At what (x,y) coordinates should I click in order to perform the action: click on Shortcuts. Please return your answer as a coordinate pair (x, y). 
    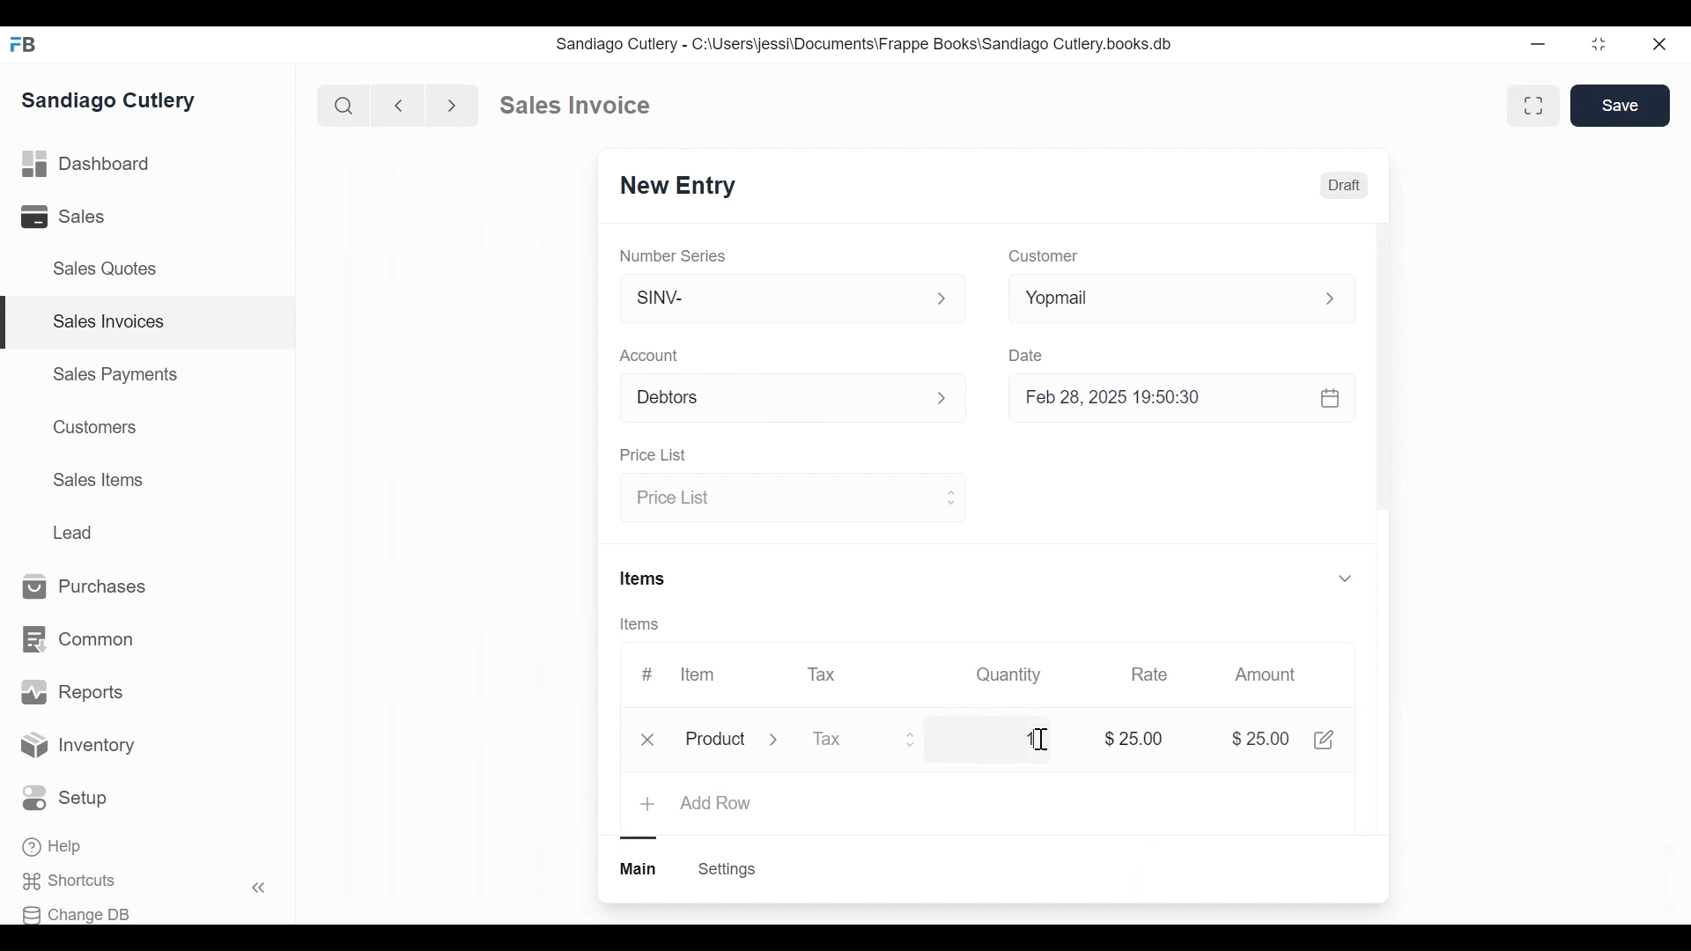
    Looking at the image, I should click on (76, 881).